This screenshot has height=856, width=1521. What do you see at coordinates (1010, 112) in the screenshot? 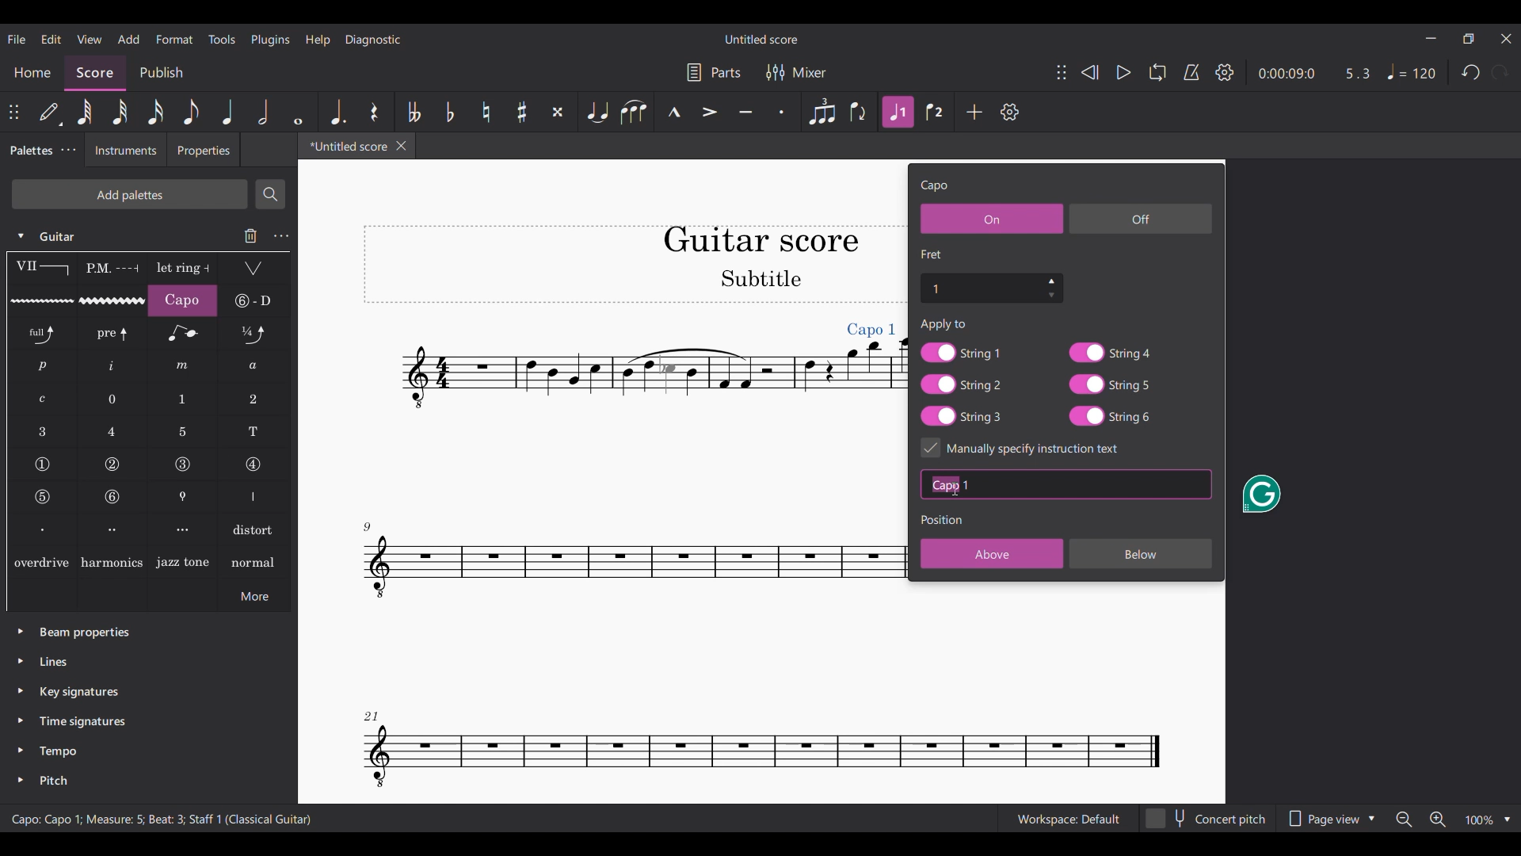
I see `Settings` at bounding box center [1010, 112].